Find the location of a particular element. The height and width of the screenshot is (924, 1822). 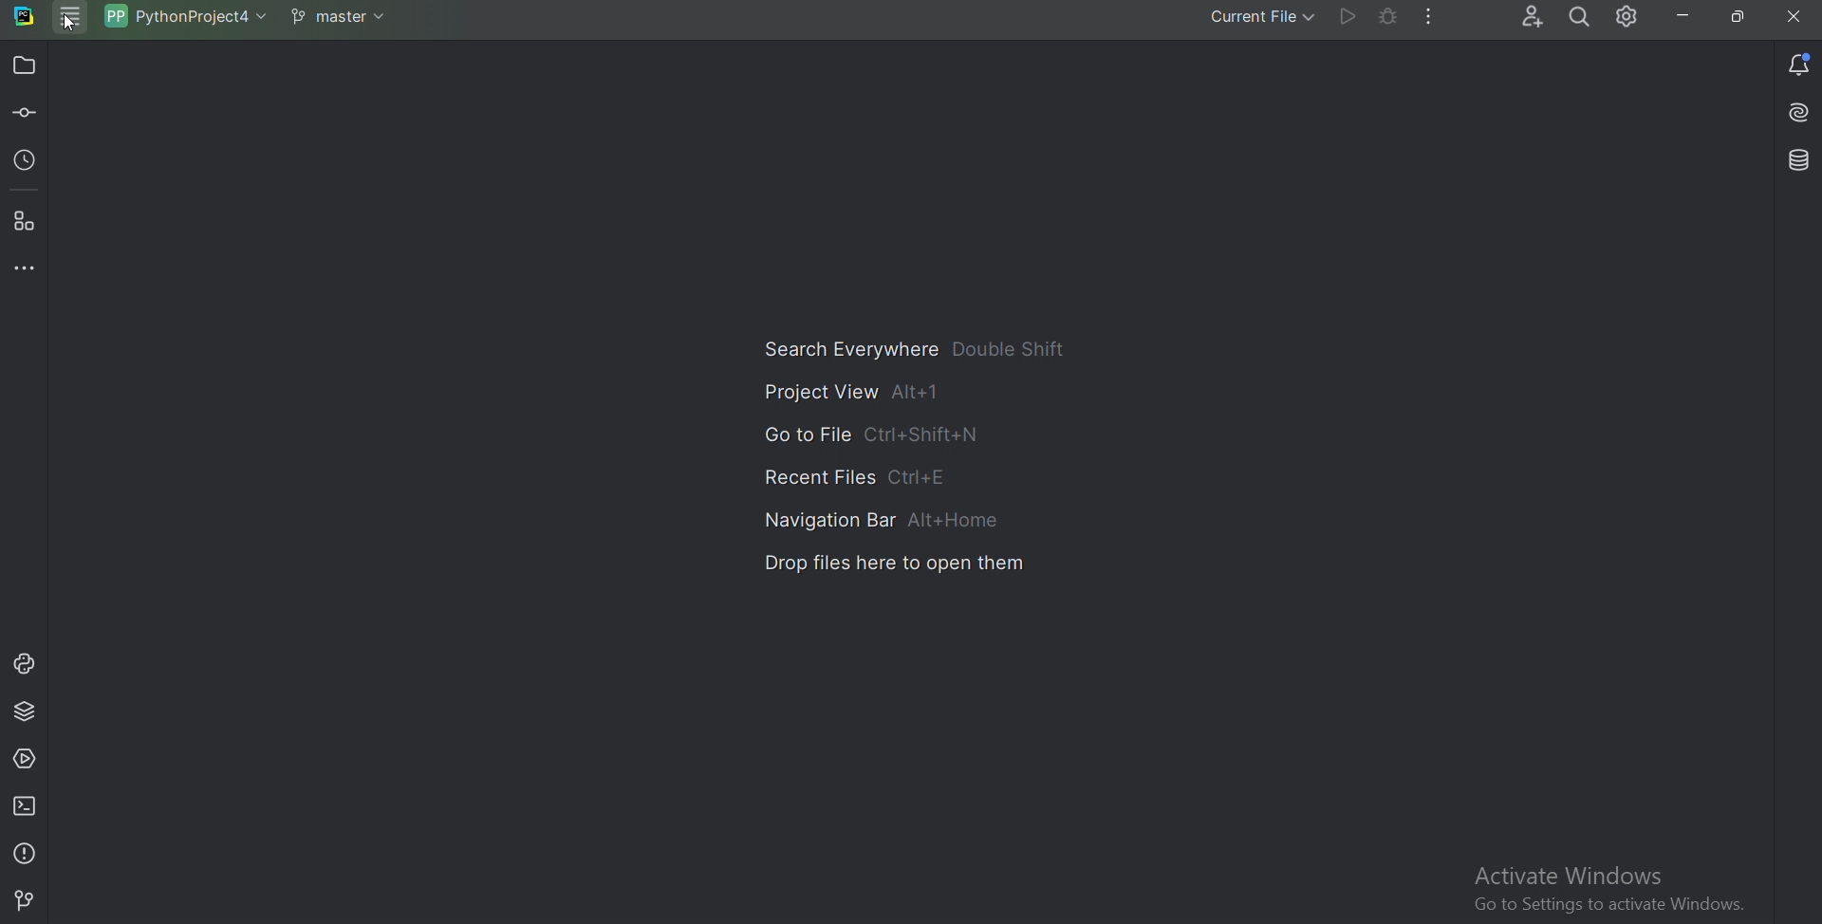

Navigation bar is located at coordinates (874, 516).